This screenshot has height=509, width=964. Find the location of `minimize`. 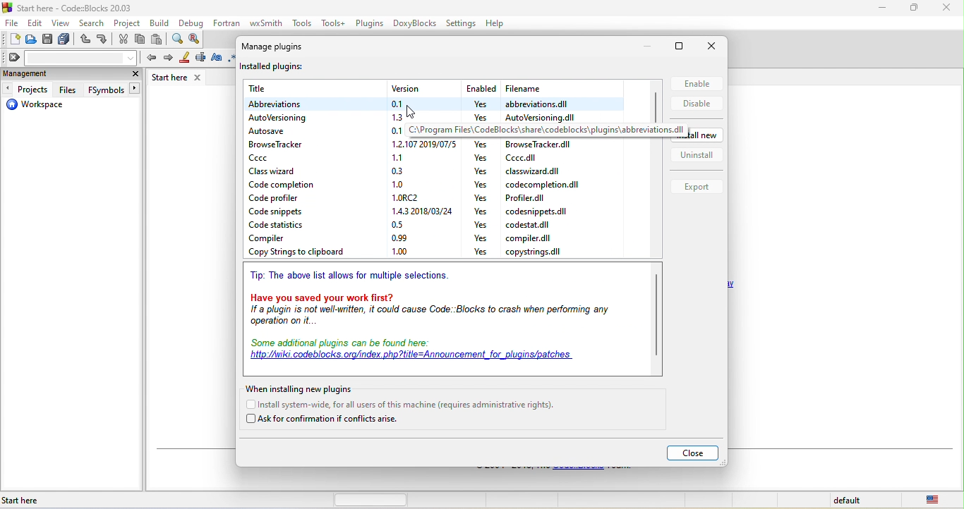

minimize is located at coordinates (914, 10).